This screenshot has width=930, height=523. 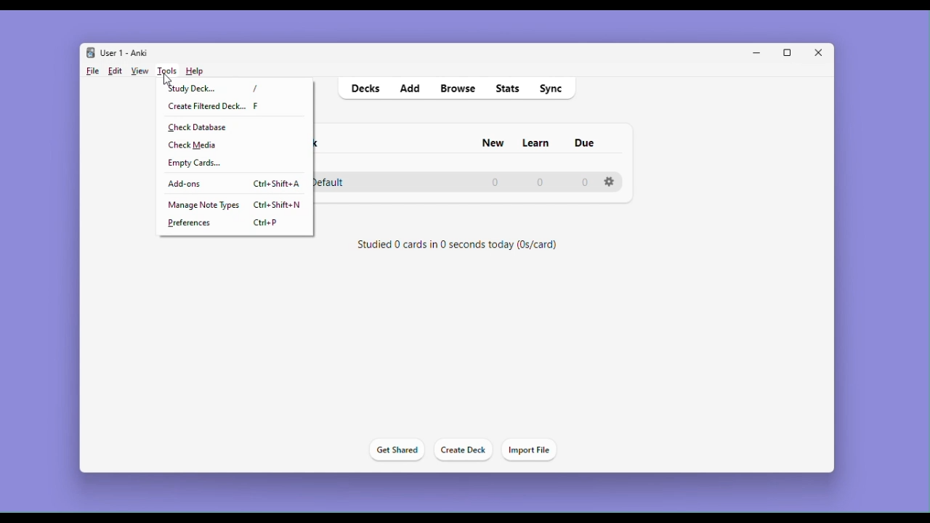 What do you see at coordinates (461, 89) in the screenshot?
I see `Browse` at bounding box center [461, 89].